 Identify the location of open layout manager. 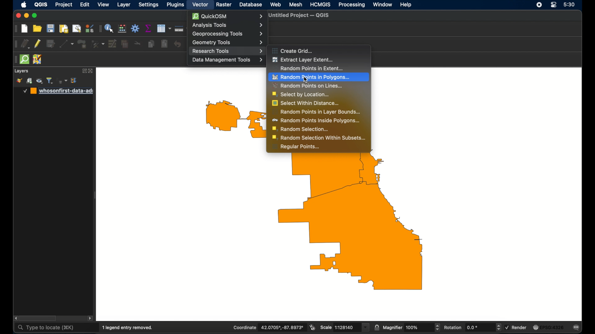
(77, 28).